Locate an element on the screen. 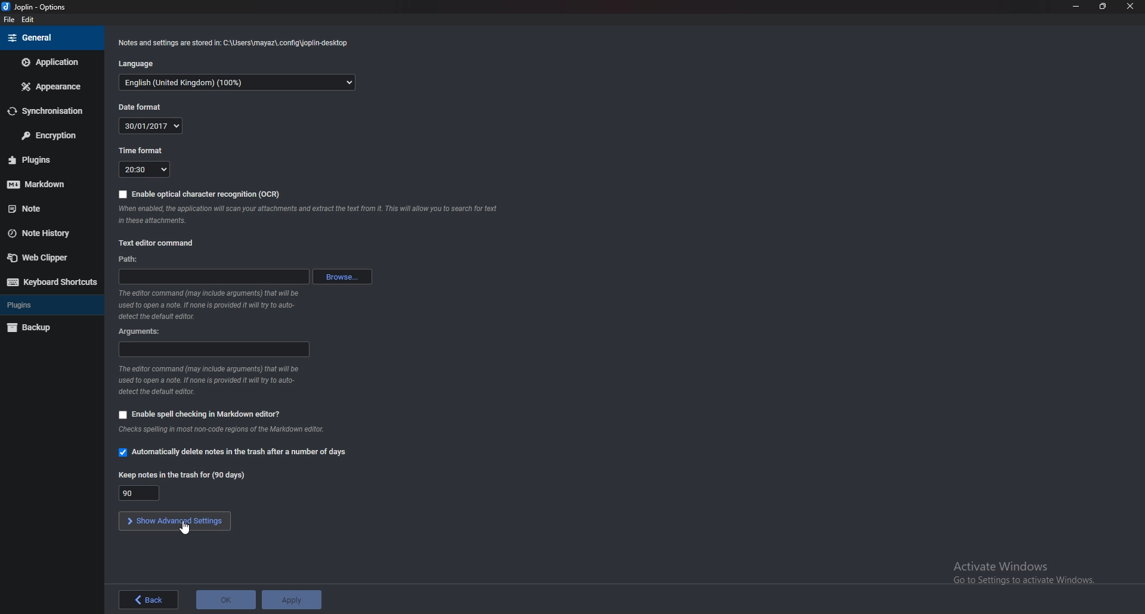 The image size is (1145, 614). Info on notes and settings is located at coordinates (234, 43).